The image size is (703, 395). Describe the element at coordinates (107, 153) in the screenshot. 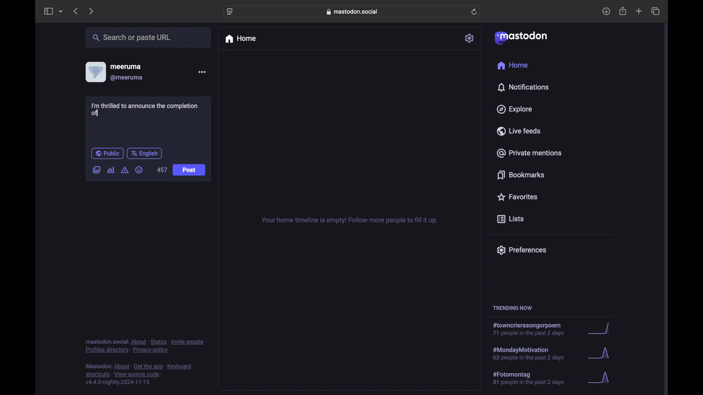

I see `public` at that location.